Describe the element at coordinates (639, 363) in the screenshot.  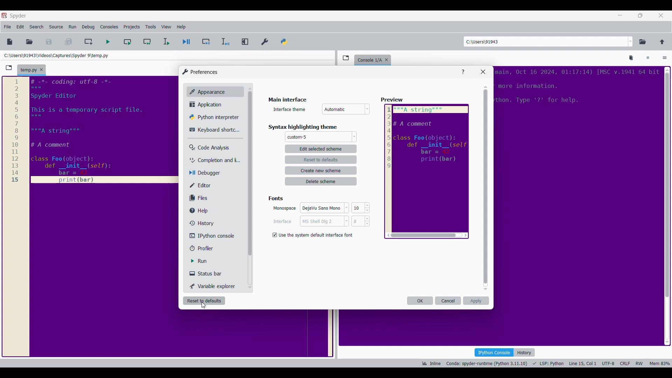
I see `RW` at that location.